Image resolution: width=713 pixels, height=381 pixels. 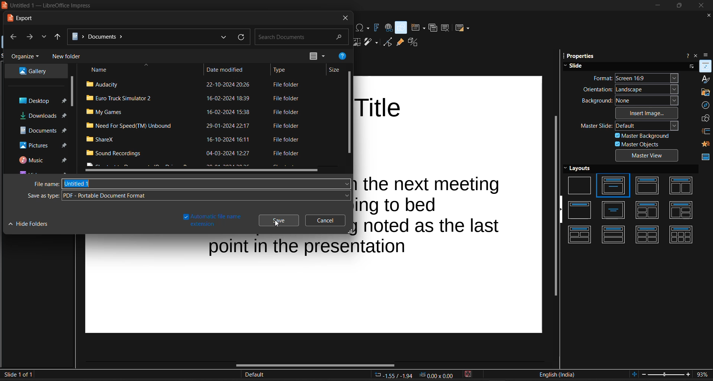 What do you see at coordinates (231, 112) in the screenshot?
I see `16-02-2024 15:38` at bounding box center [231, 112].